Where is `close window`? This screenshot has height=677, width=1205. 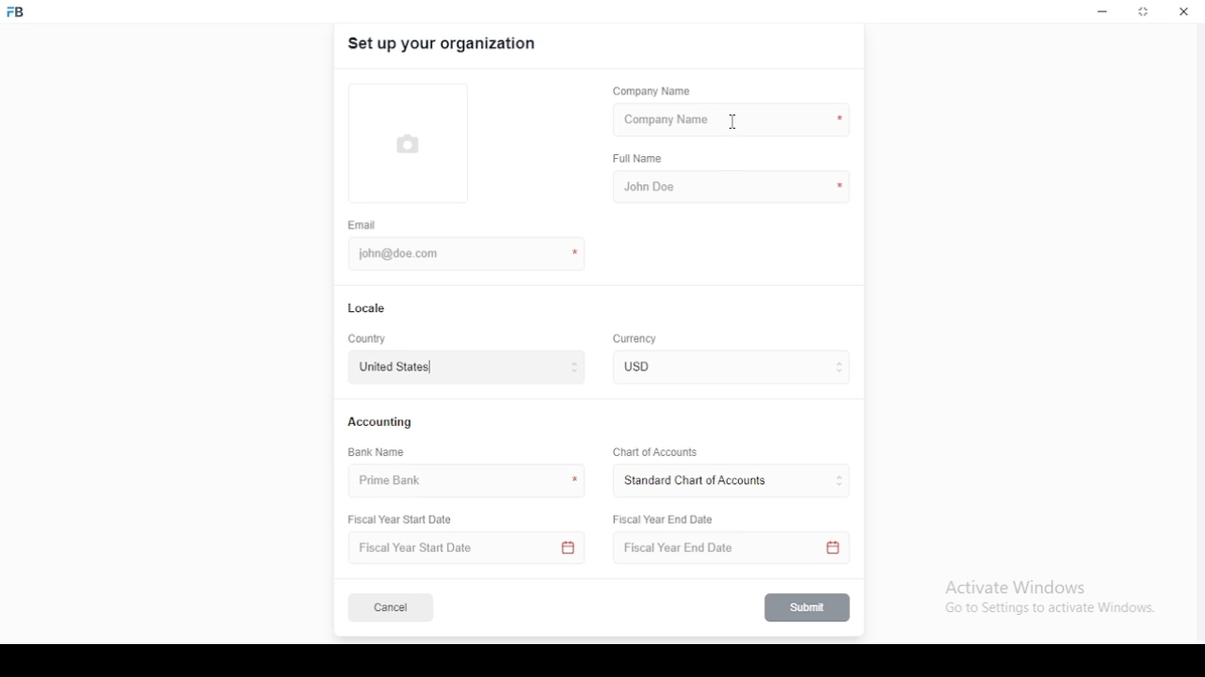 close window is located at coordinates (1181, 11).